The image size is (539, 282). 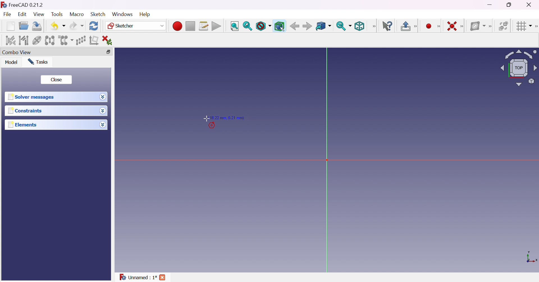 I want to click on Show/hide internal geometry, so click(x=37, y=41).